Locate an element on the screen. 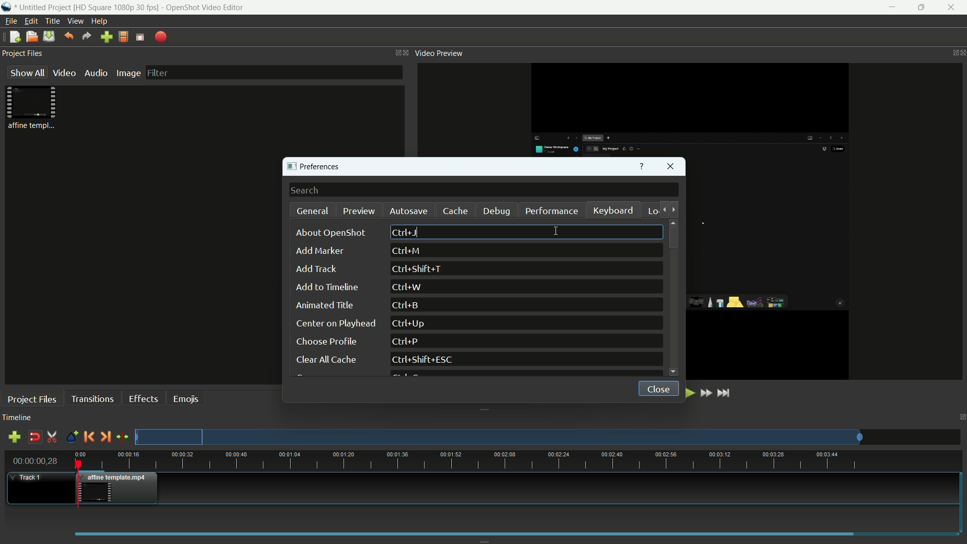 The width and height of the screenshot is (967, 544). import file is located at coordinates (107, 37).